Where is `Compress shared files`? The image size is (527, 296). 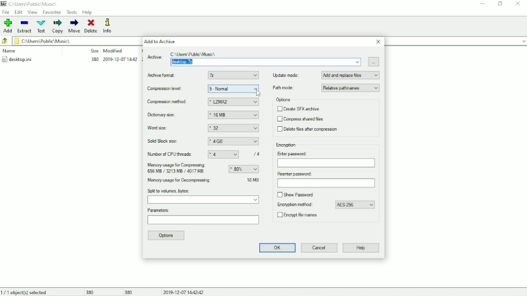 Compress shared files is located at coordinates (301, 119).